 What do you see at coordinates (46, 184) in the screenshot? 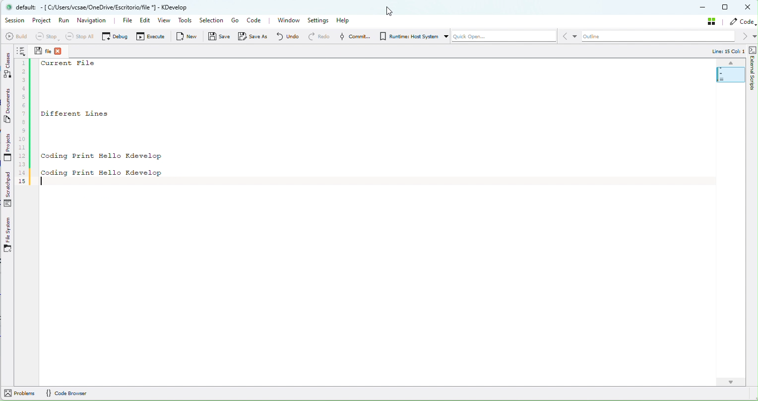
I see `Text Cursor` at bounding box center [46, 184].